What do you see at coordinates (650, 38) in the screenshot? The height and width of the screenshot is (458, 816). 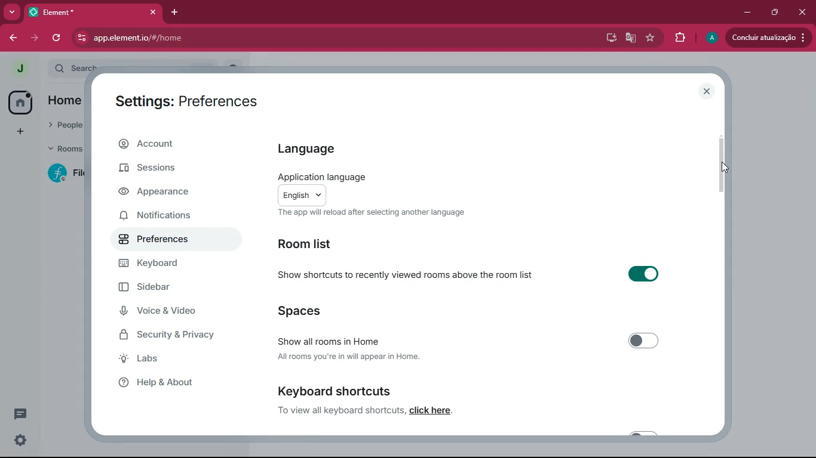 I see `favourite` at bounding box center [650, 38].